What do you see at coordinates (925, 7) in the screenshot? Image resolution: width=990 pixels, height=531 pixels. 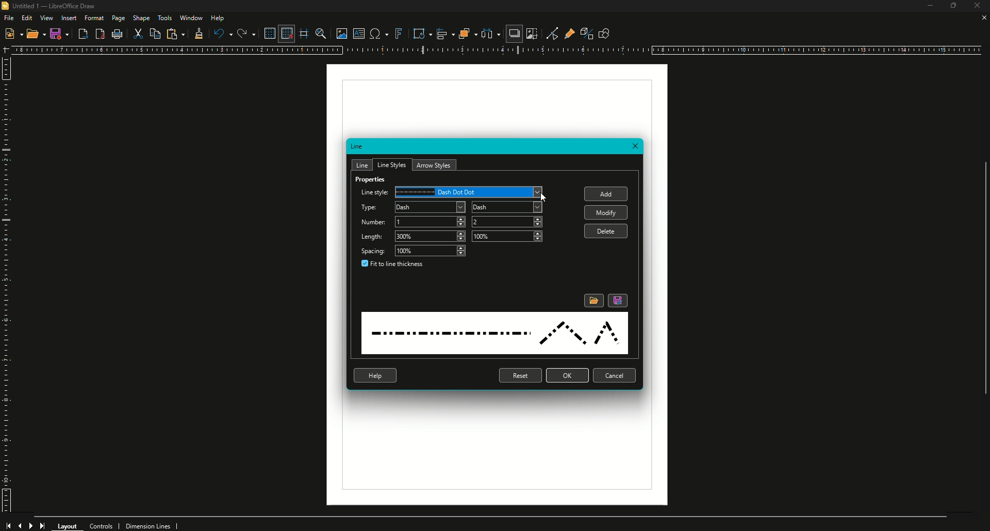 I see `Minimize` at bounding box center [925, 7].